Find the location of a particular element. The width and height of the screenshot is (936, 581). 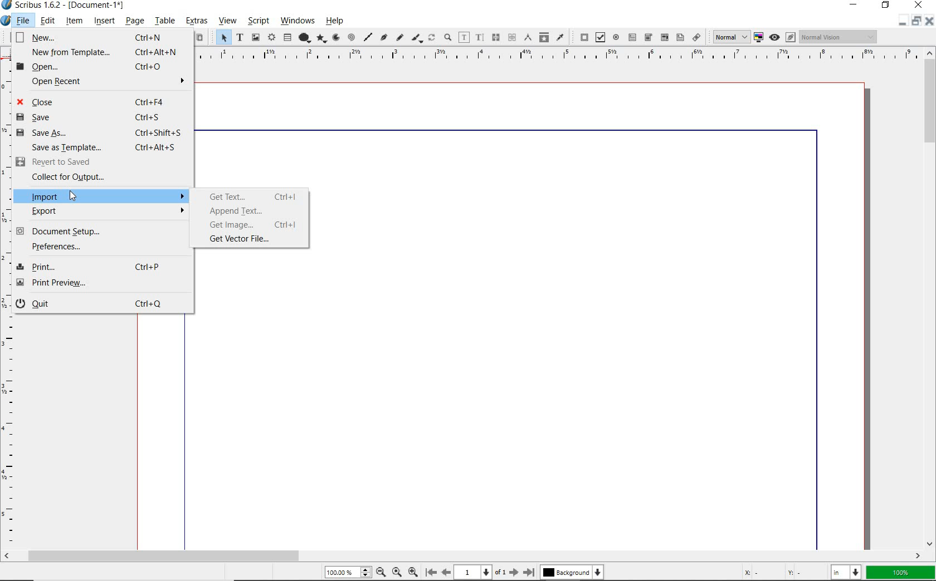

Open... Ctrl+O is located at coordinates (101, 66).